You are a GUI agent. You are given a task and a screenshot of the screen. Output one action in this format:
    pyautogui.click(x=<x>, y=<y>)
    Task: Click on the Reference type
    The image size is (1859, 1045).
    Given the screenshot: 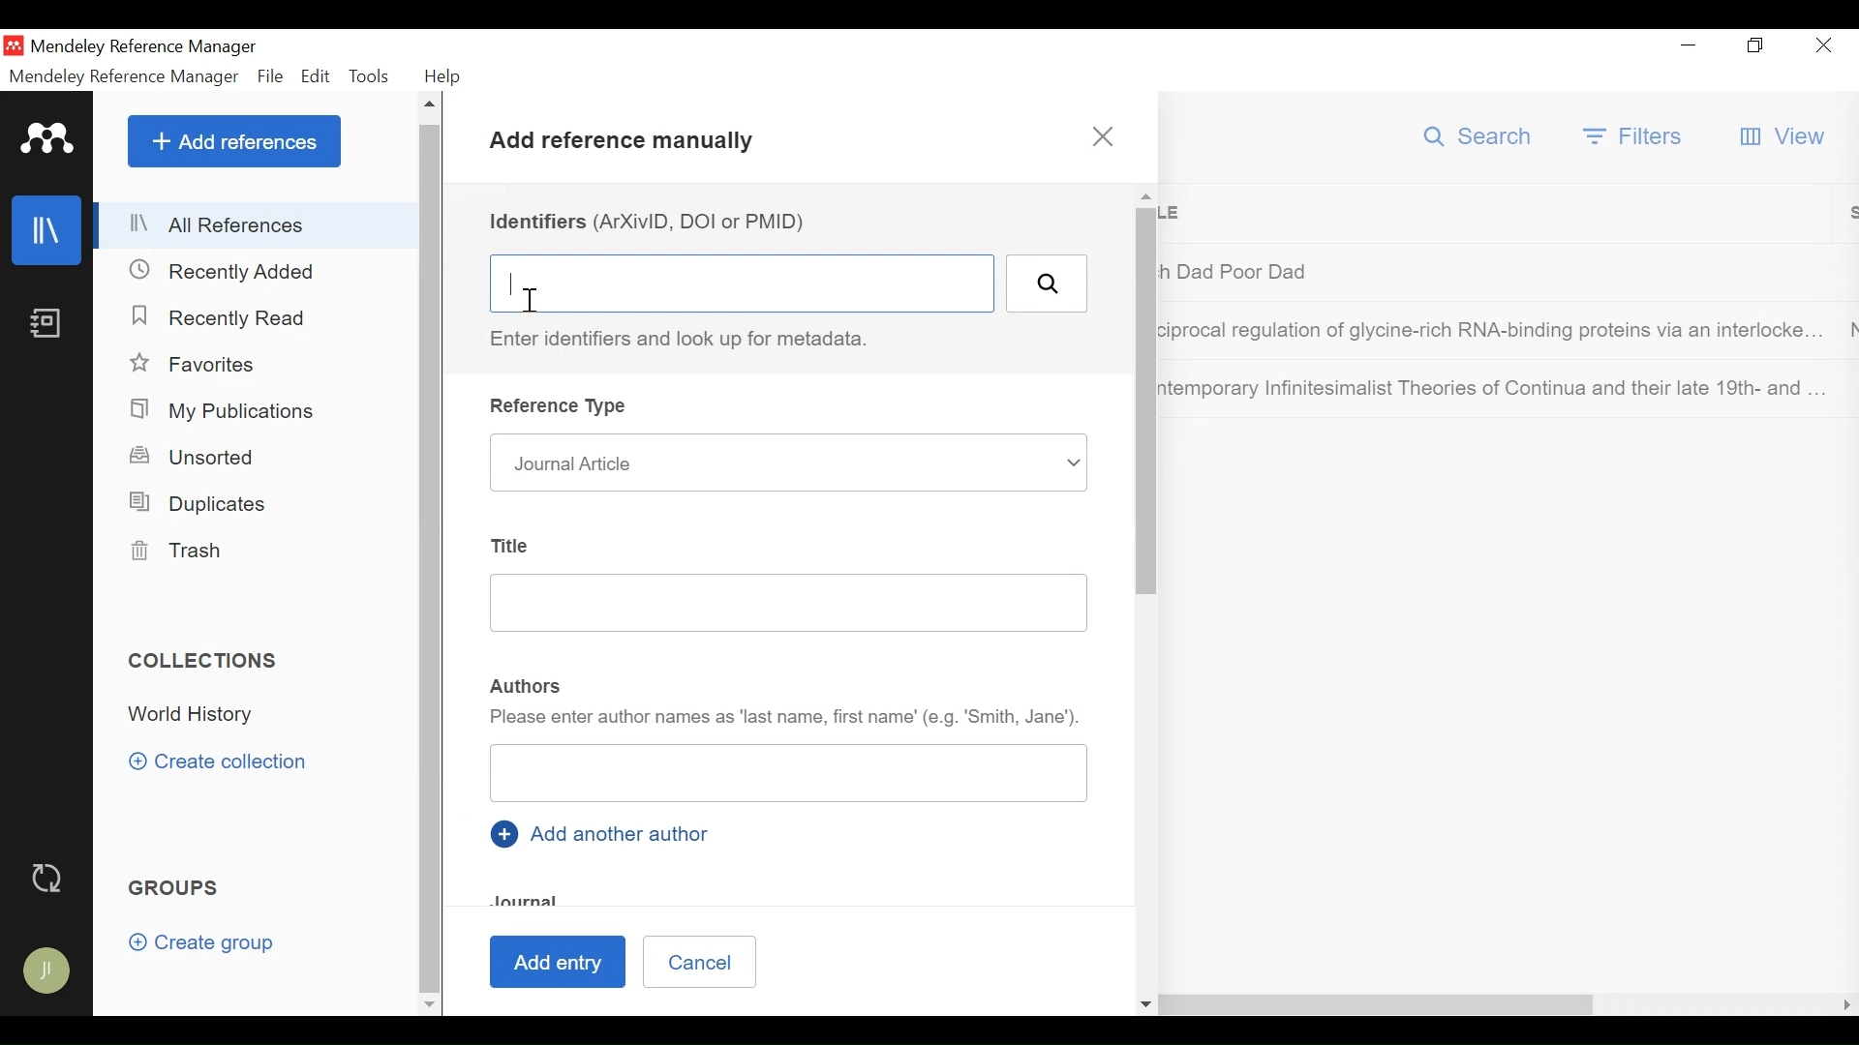 What is the action you would take?
    pyautogui.click(x=563, y=408)
    